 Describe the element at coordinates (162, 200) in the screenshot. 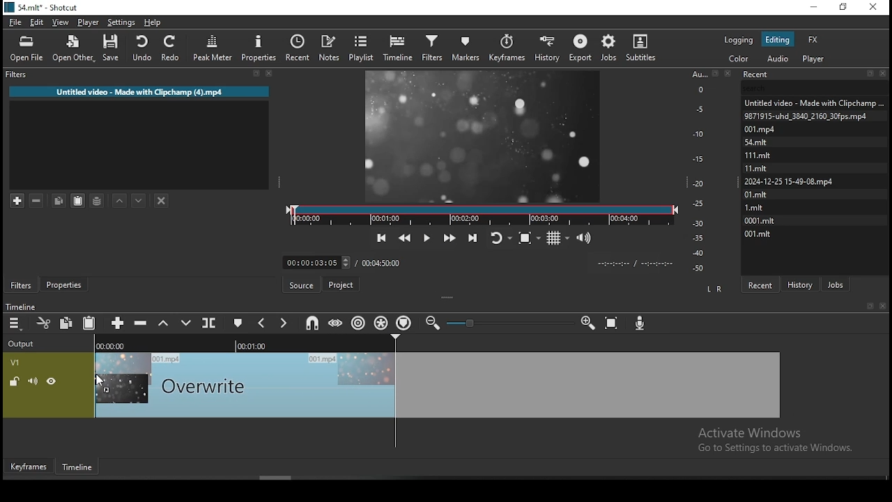

I see `deselect filter` at that location.